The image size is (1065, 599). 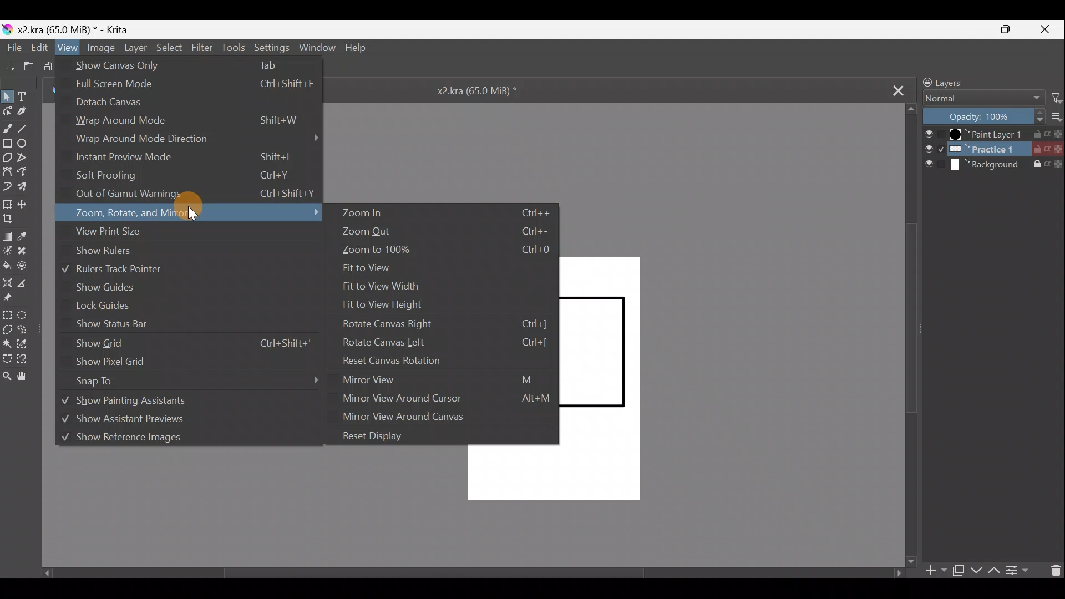 What do you see at coordinates (191, 343) in the screenshot?
I see `Show grid` at bounding box center [191, 343].